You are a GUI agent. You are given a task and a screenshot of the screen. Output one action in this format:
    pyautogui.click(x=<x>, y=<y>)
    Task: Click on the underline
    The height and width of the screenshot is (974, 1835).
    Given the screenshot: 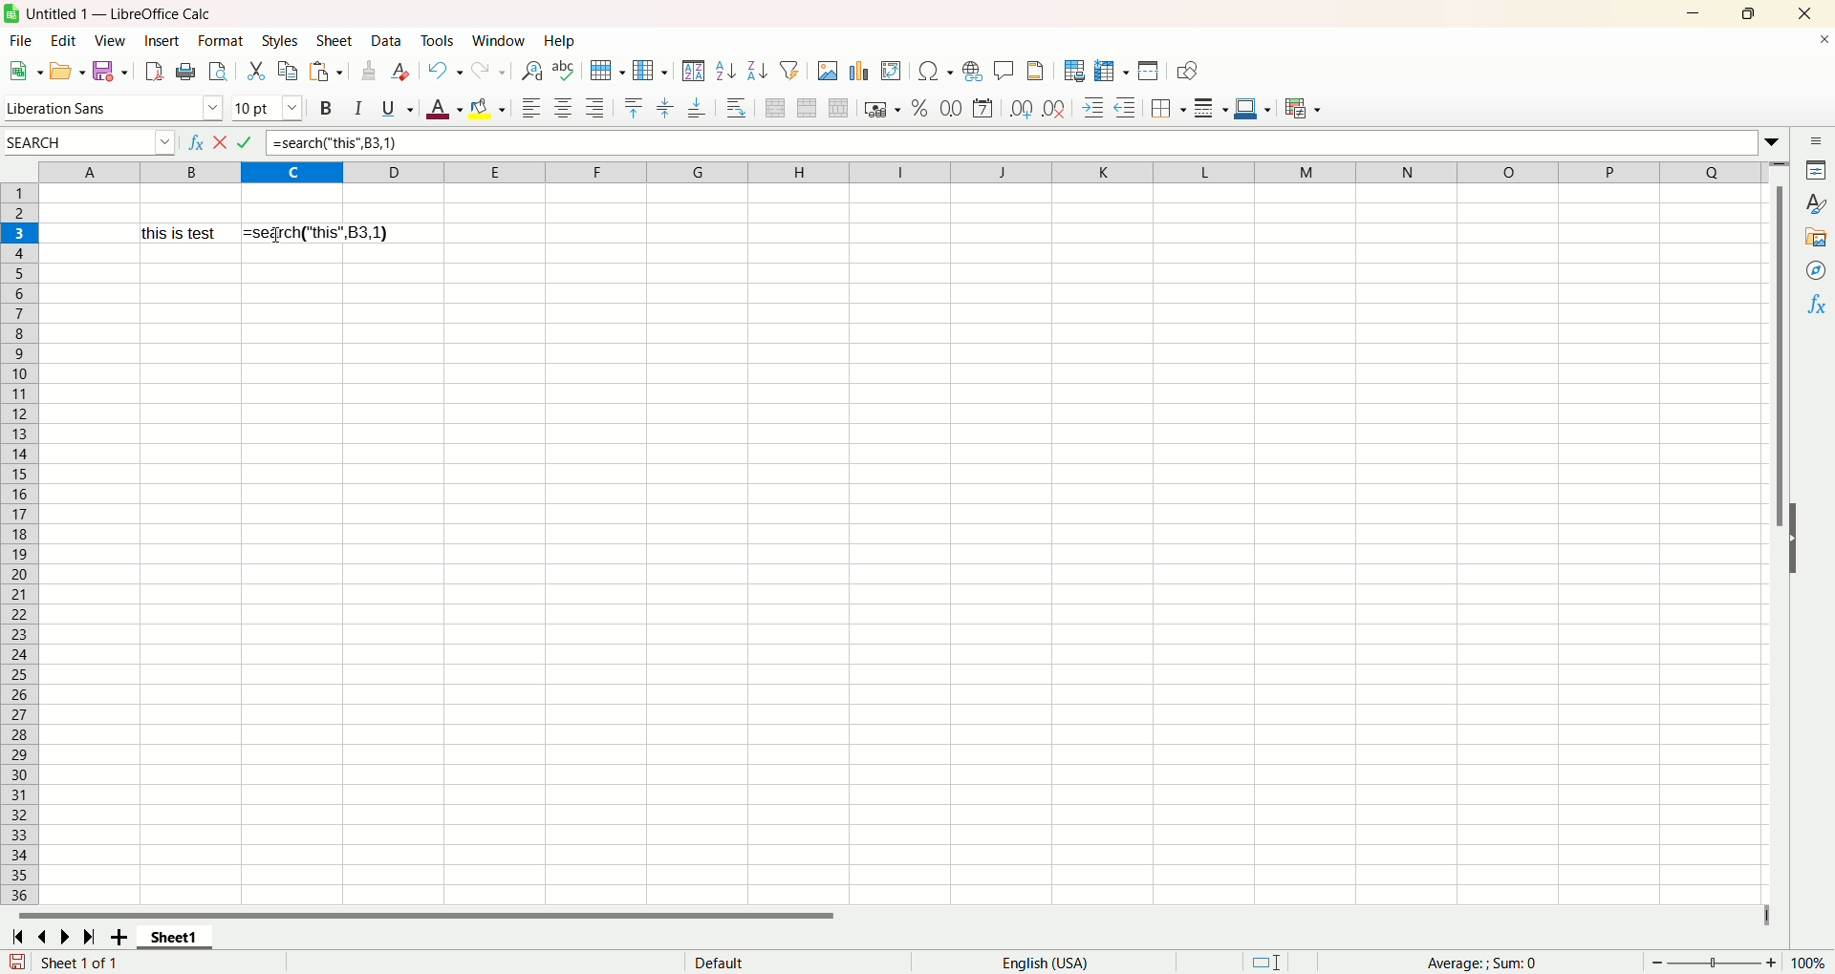 What is the action you would take?
    pyautogui.click(x=396, y=107)
    